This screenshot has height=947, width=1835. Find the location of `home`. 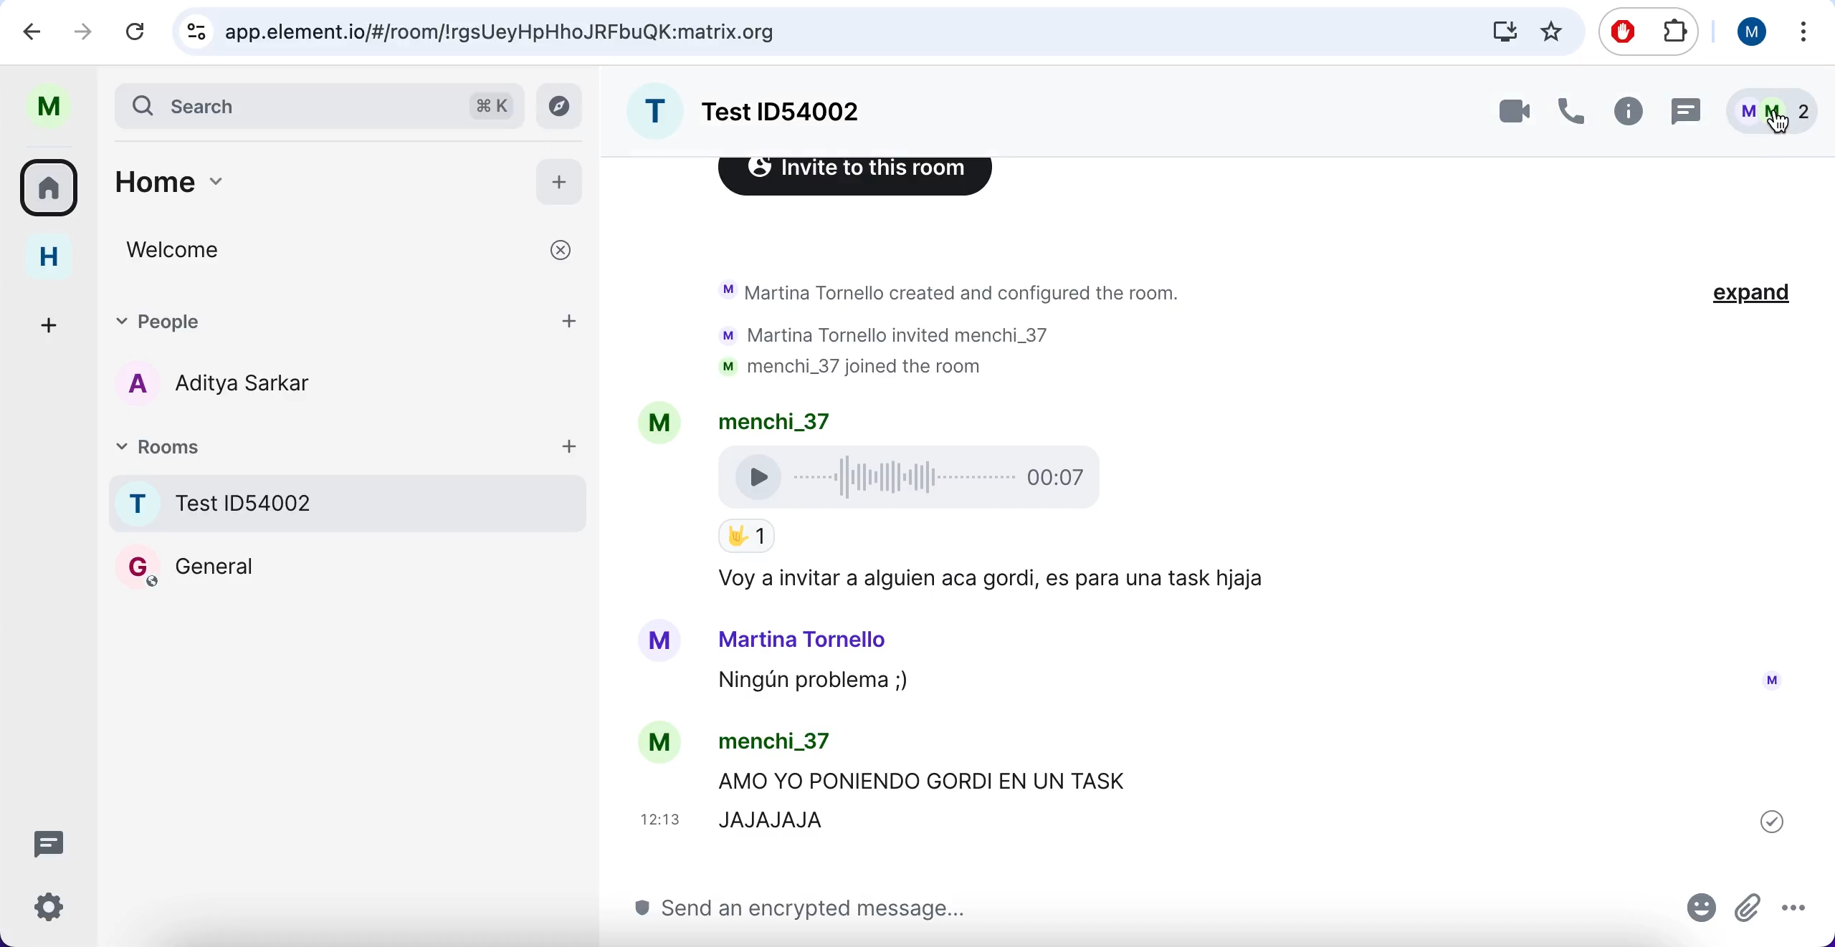

home is located at coordinates (49, 258).